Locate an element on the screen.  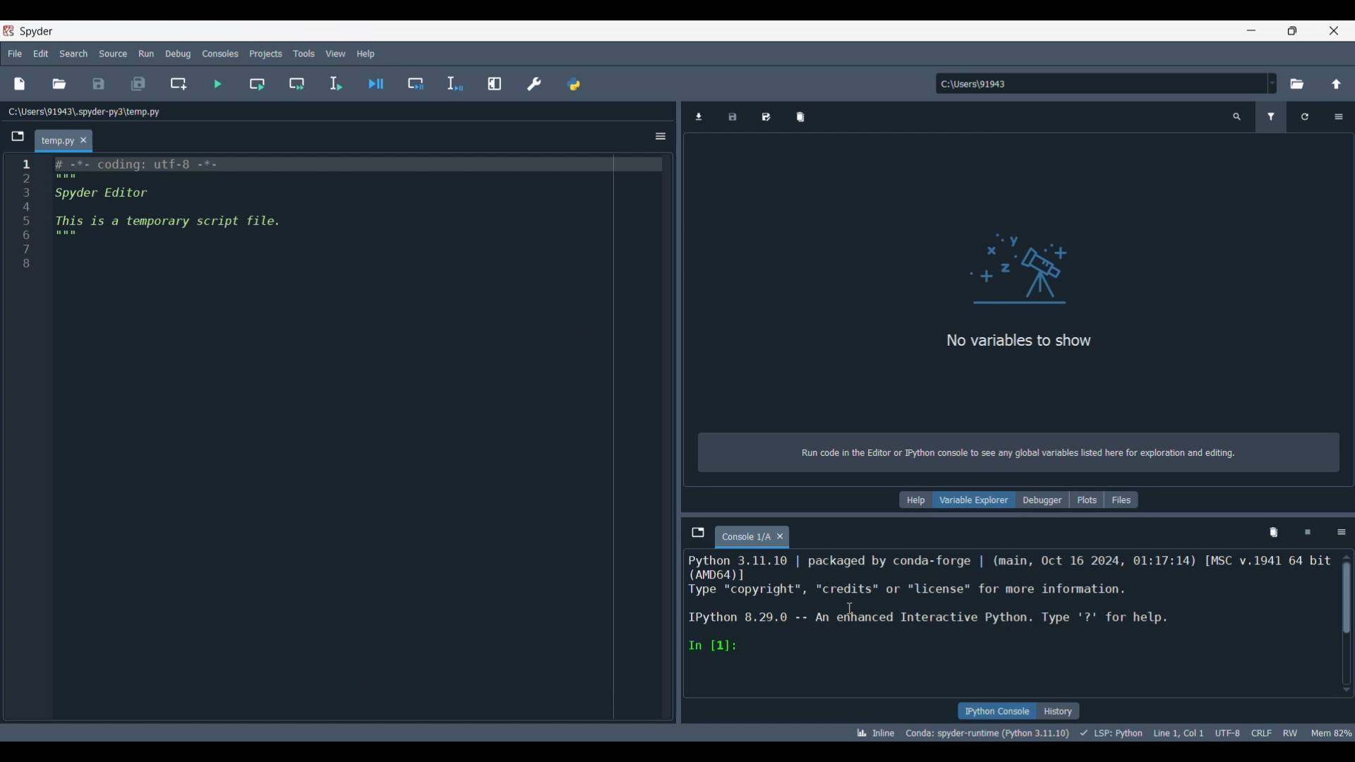
Search menu is located at coordinates (73, 54).